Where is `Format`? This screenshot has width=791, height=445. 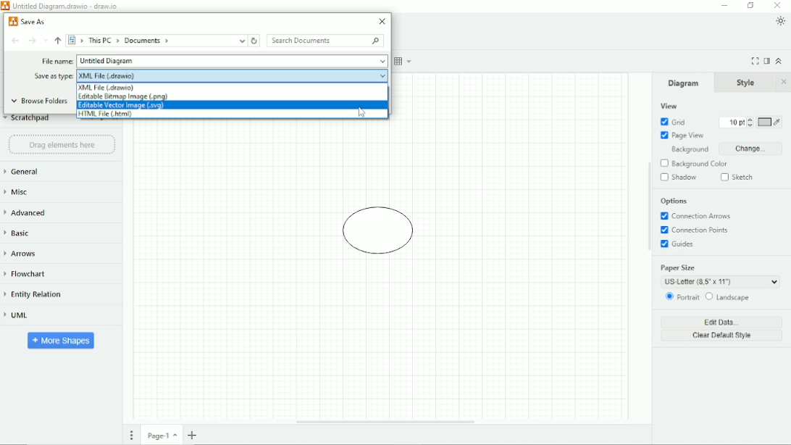
Format is located at coordinates (766, 62).